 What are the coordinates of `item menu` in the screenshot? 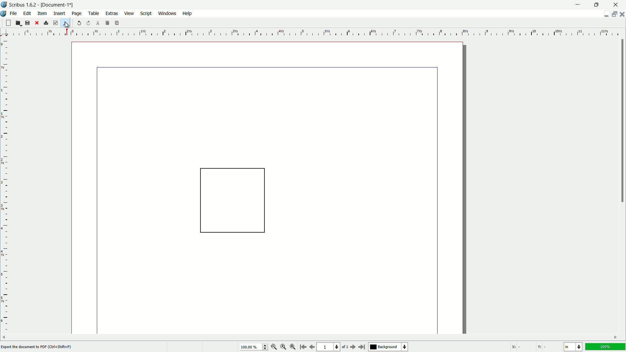 It's located at (42, 14).